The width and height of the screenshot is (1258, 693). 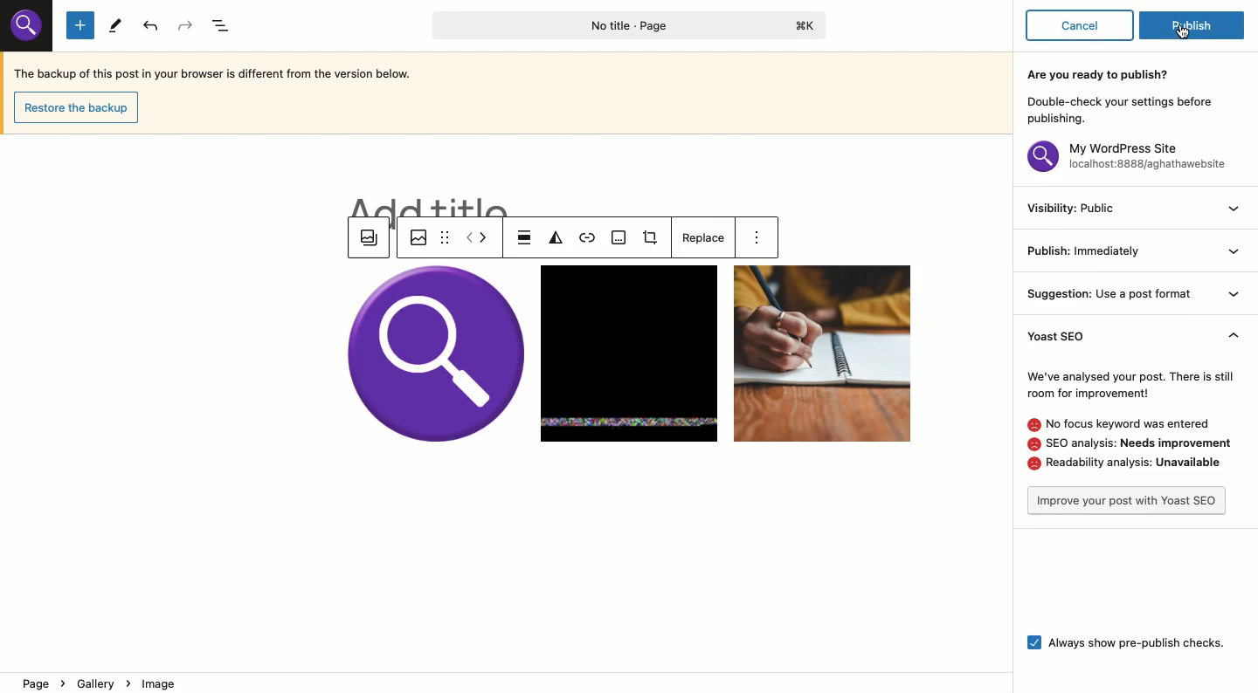 What do you see at coordinates (370, 239) in the screenshot?
I see `Gallery` at bounding box center [370, 239].